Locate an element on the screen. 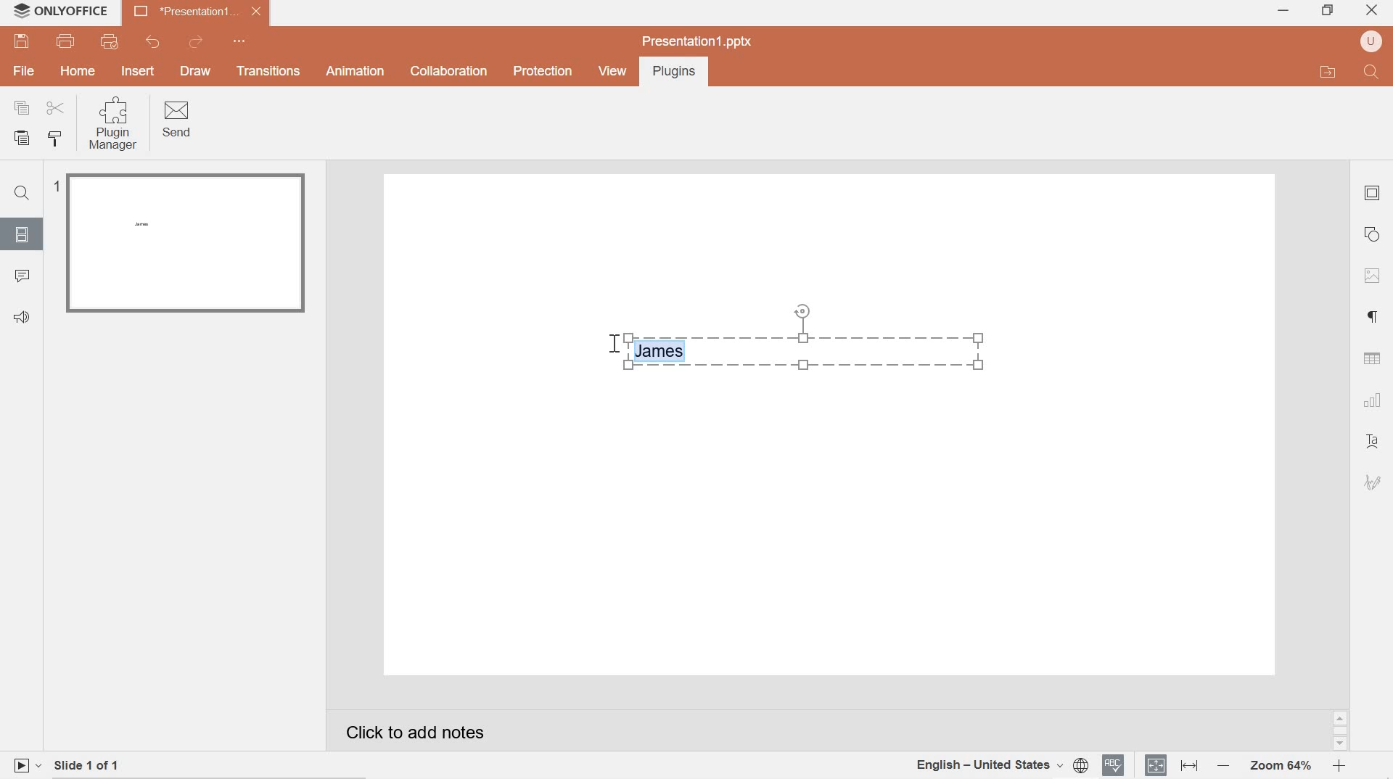 The height and width of the screenshot is (779, 1393). play slide is located at coordinates (25, 764).